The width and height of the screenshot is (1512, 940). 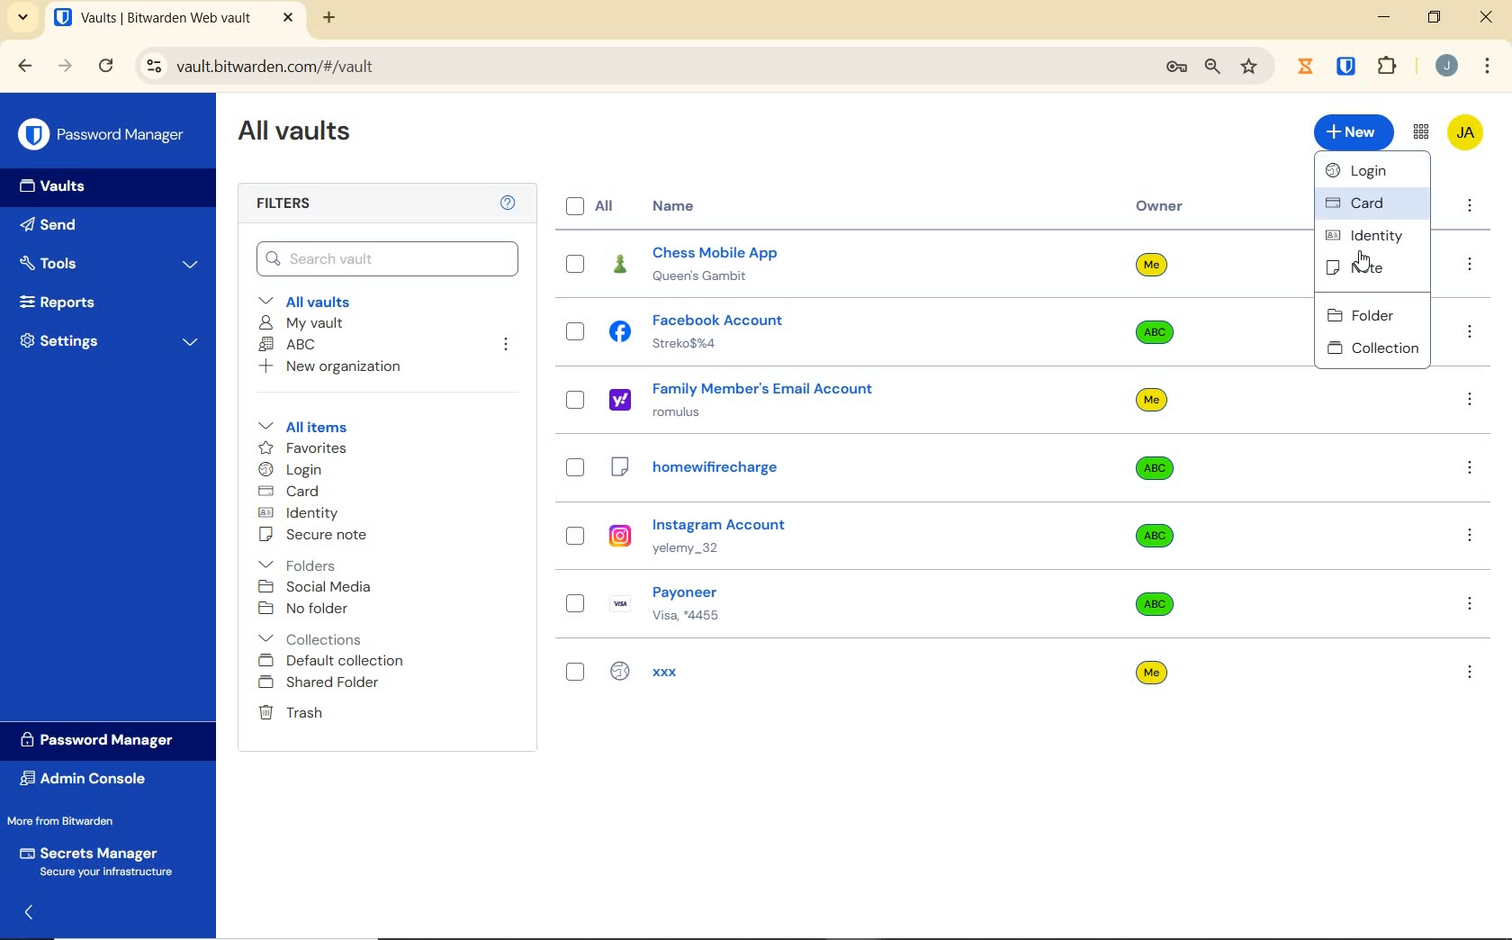 I want to click on Family Member's Email Account, so click(x=748, y=399).